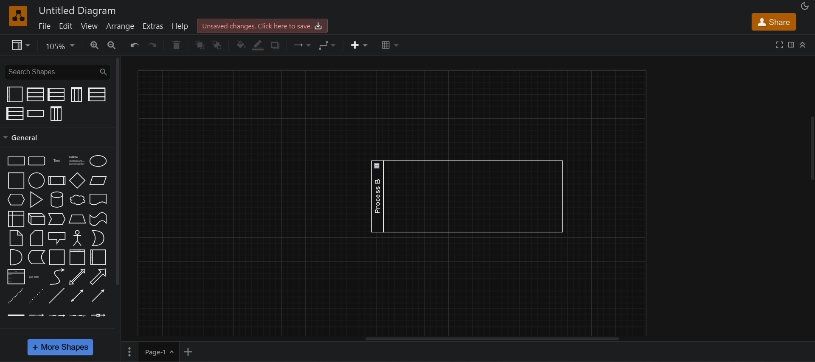 Image resolution: width=815 pixels, height=362 pixels. What do you see at coordinates (120, 26) in the screenshot?
I see `arrange` at bounding box center [120, 26].